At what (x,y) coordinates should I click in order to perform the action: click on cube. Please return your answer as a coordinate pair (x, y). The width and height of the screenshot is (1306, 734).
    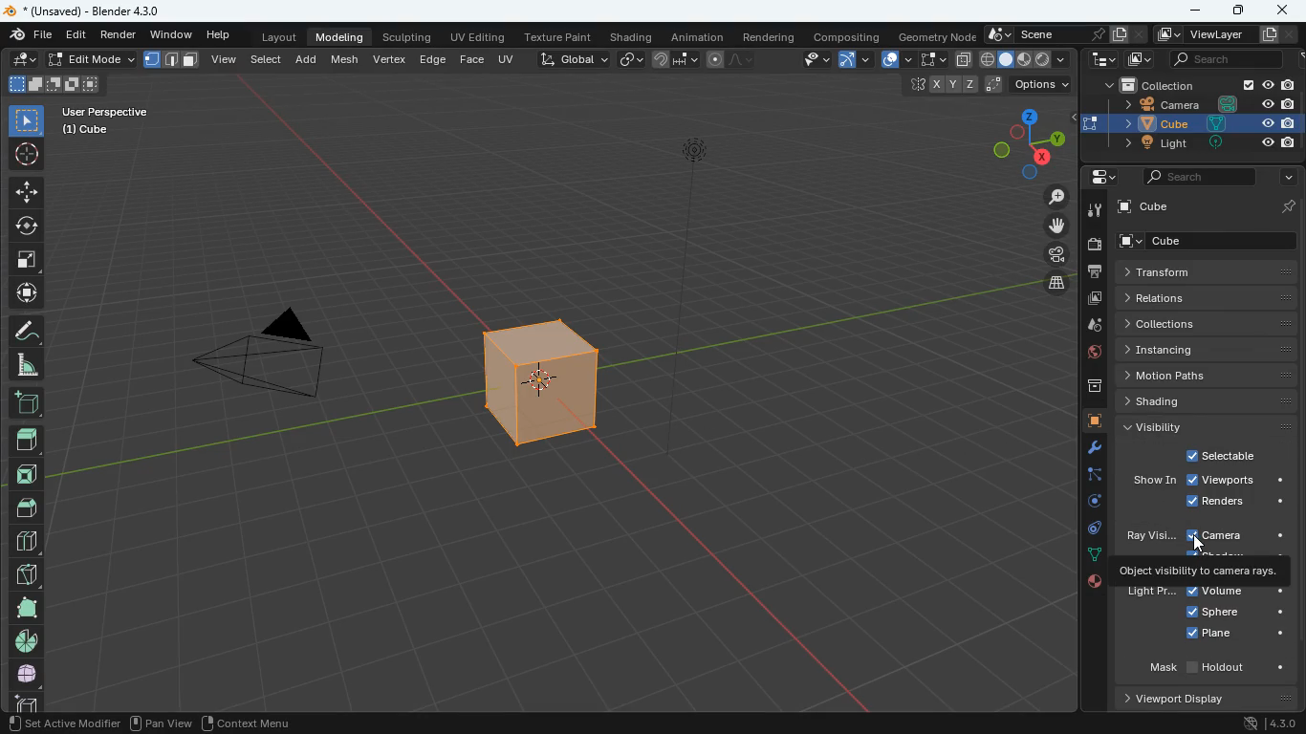
    Looking at the image, I should click on (527, 386).